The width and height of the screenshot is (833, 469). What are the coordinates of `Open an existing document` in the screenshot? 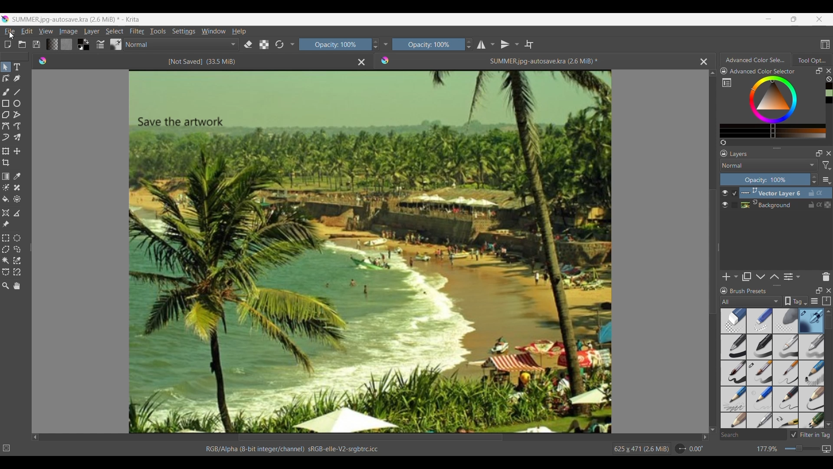 It's located at (22, 44).